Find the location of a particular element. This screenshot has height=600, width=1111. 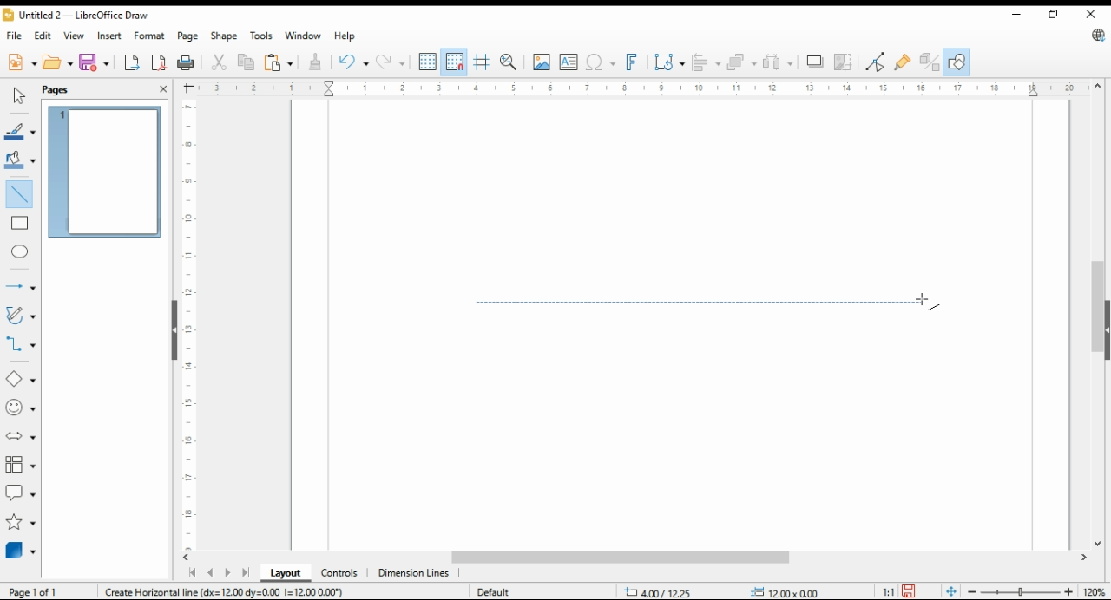

redo is located at coordinates (390, 62).